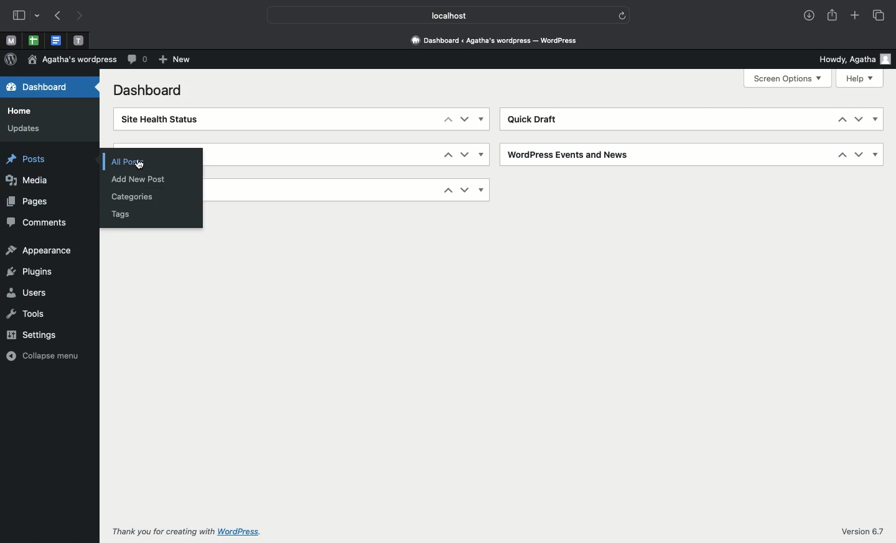  What do you see at coordinates (875, 119) in the screenshot?
I see `Show` at bounding box center [875, 119].